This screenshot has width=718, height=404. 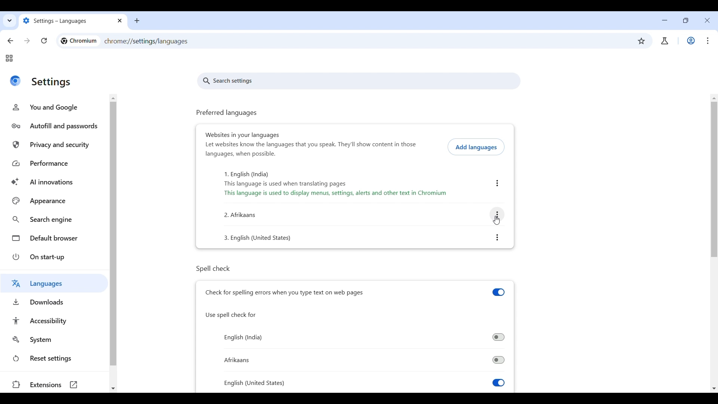 I want to click on Afrikaans setting, so click(x=497, y=215).